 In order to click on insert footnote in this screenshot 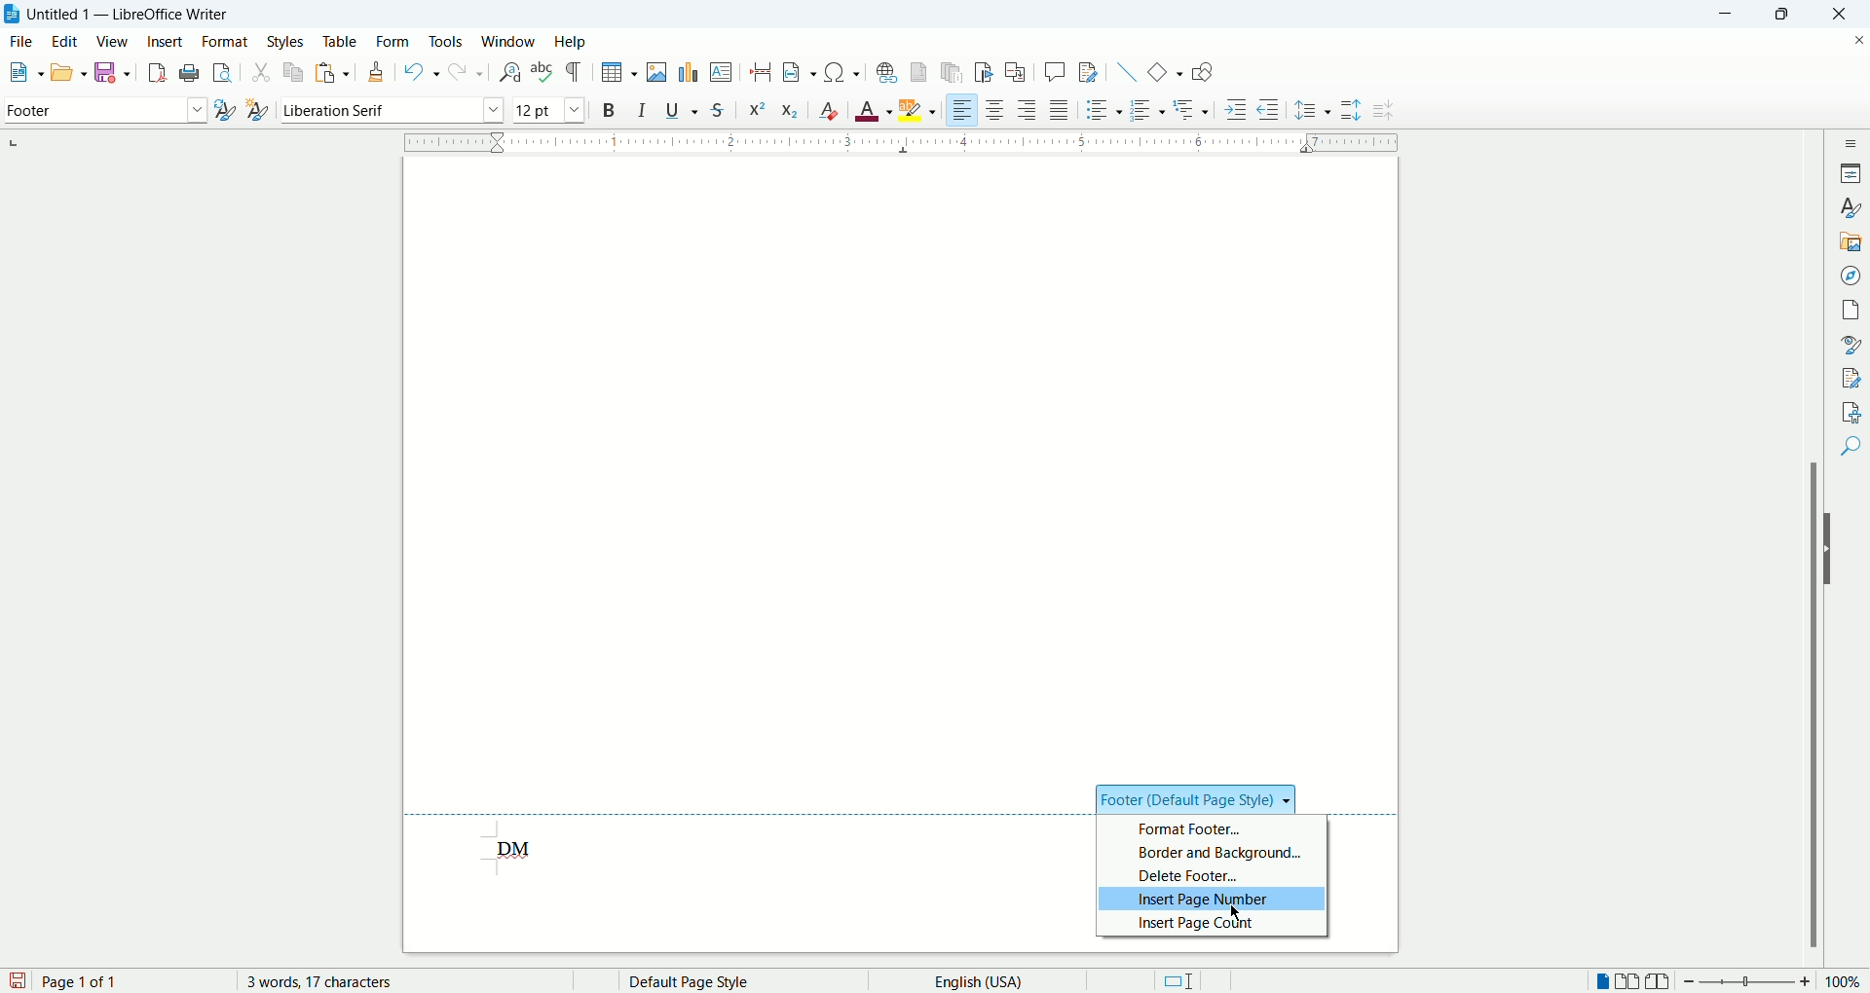, I will do `click(918, 72)`.